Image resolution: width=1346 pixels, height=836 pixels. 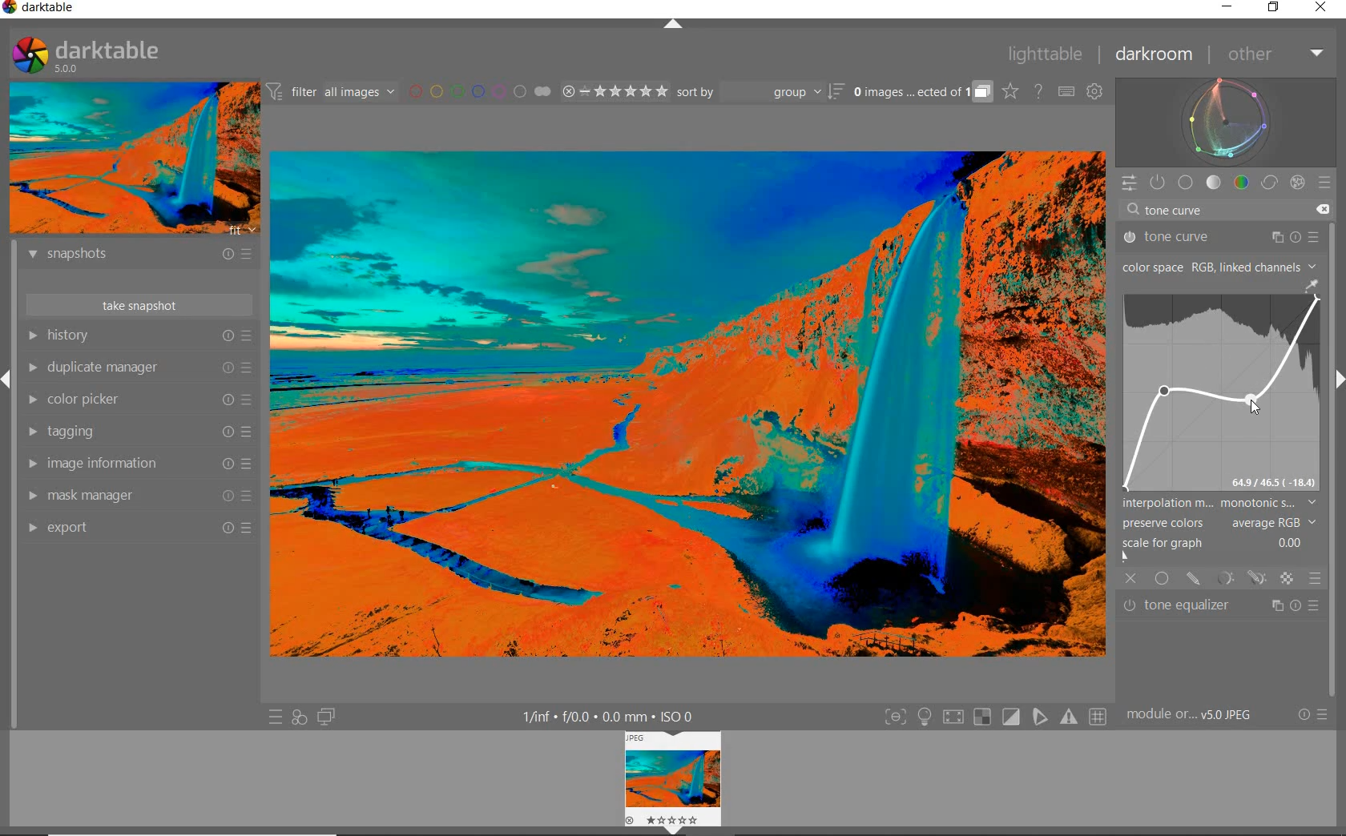 What do you see at coordinates (139, 367) in the screenshot?
I see `duplicate manager` at bounding box center [139, 367].